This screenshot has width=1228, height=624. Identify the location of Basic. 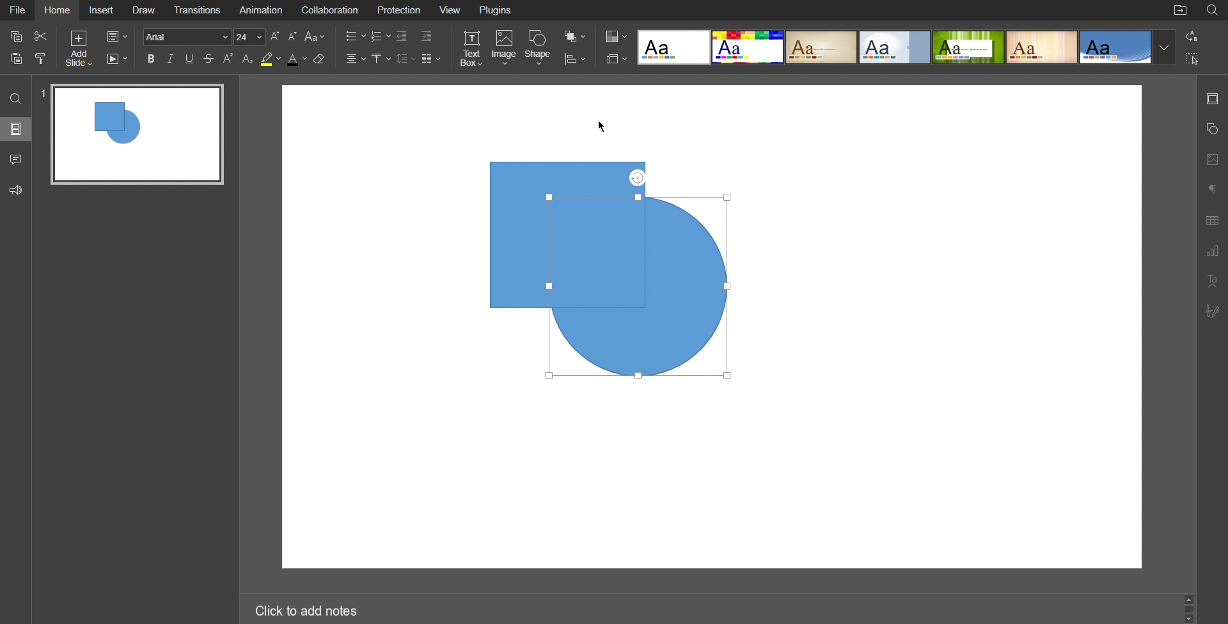
(748, 47).